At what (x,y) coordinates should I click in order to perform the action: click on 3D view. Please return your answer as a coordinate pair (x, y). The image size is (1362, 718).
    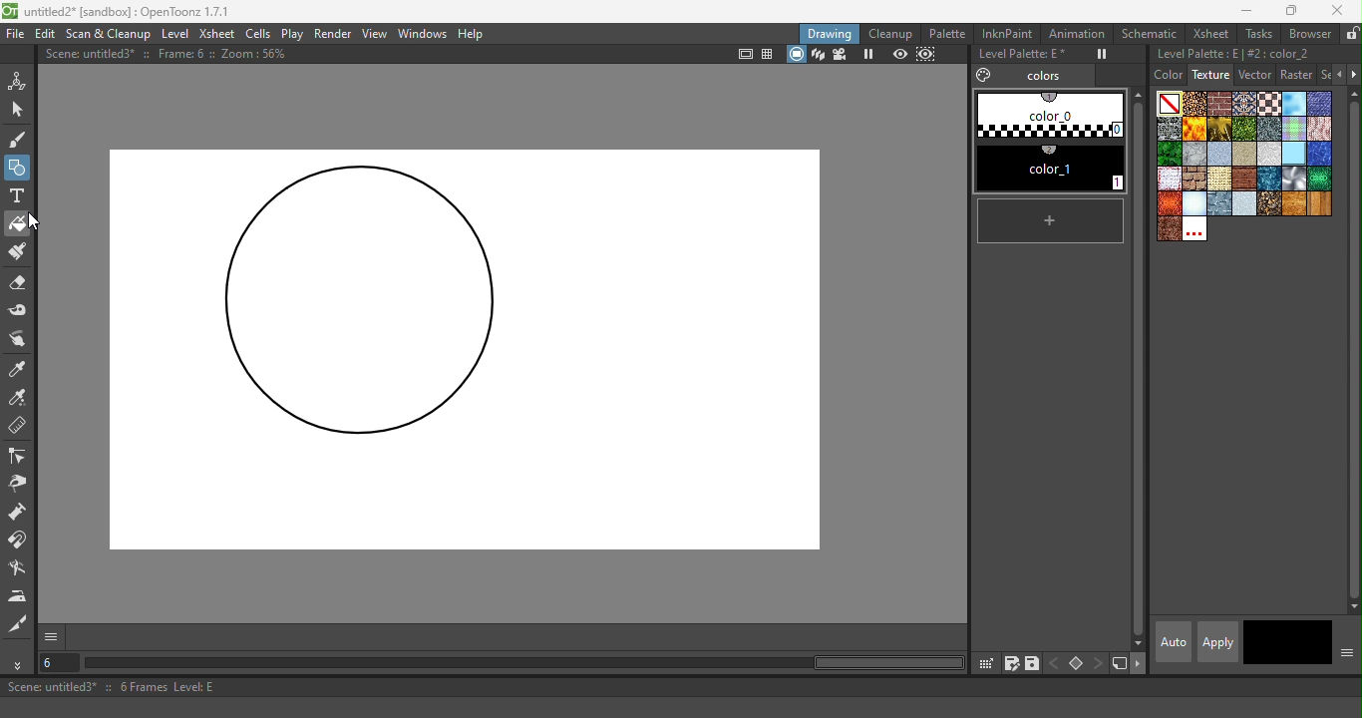
    Looking at the image, I should click on (818, 54).